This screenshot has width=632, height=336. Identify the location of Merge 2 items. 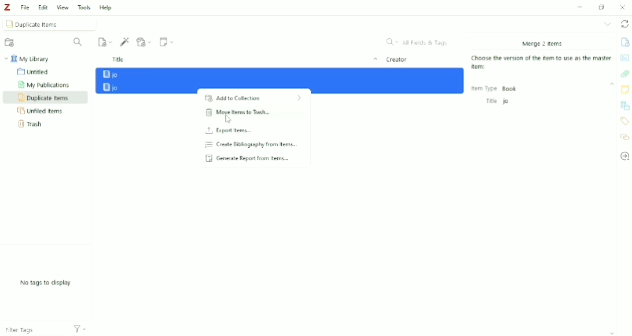
(542, 43).